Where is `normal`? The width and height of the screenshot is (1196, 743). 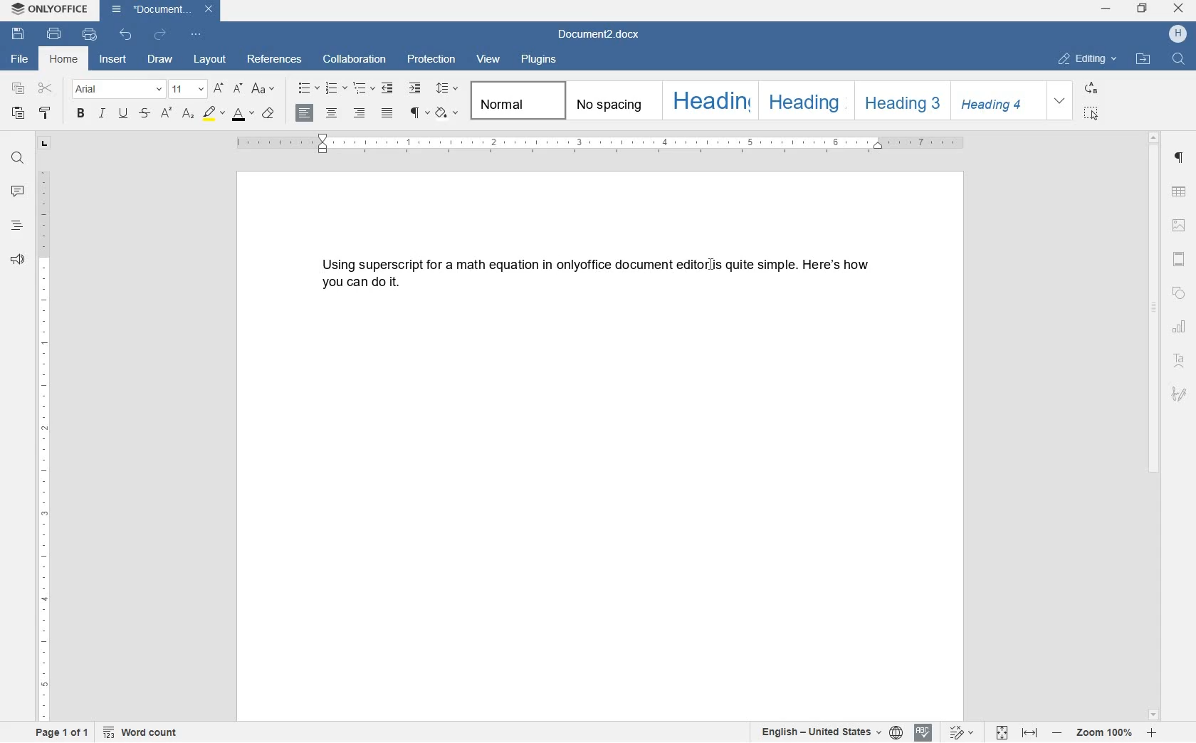 normal is located at coordinates (515, 101).